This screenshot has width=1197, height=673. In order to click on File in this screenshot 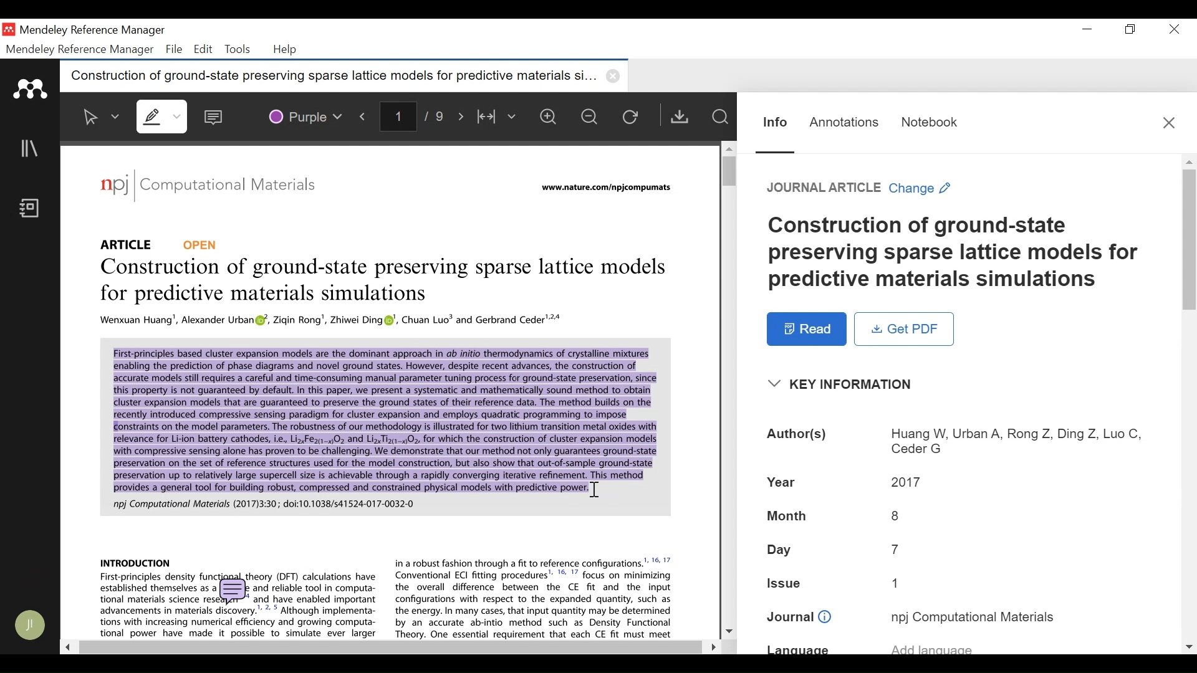, I will do `click(174, 49)`.